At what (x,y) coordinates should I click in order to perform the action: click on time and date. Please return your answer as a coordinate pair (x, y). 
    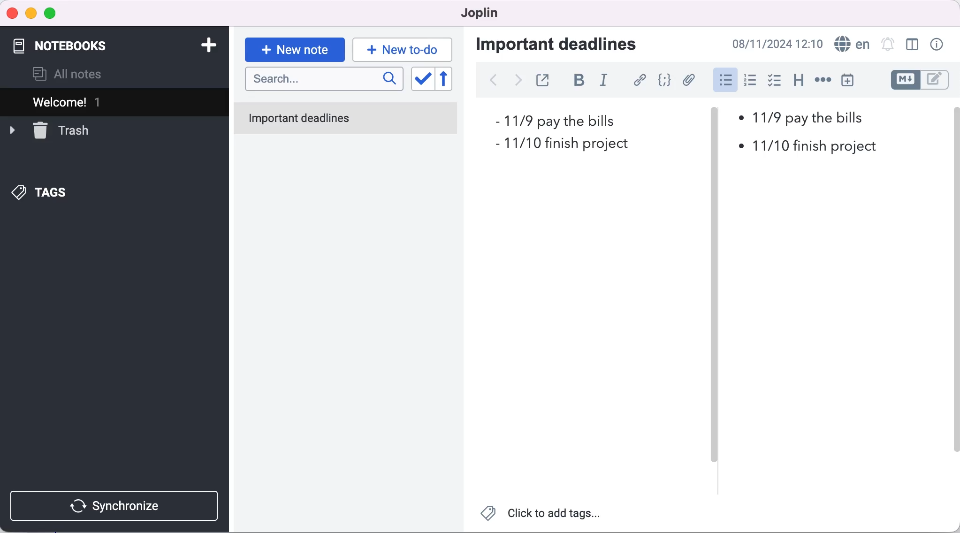
    Looking at the image, I should click on (779, 44).